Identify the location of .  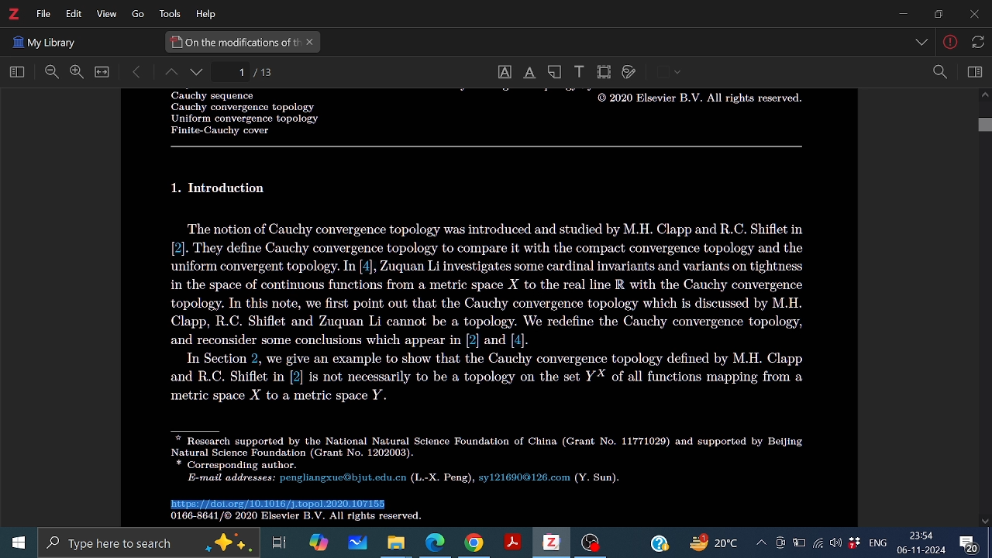
(487, 146).